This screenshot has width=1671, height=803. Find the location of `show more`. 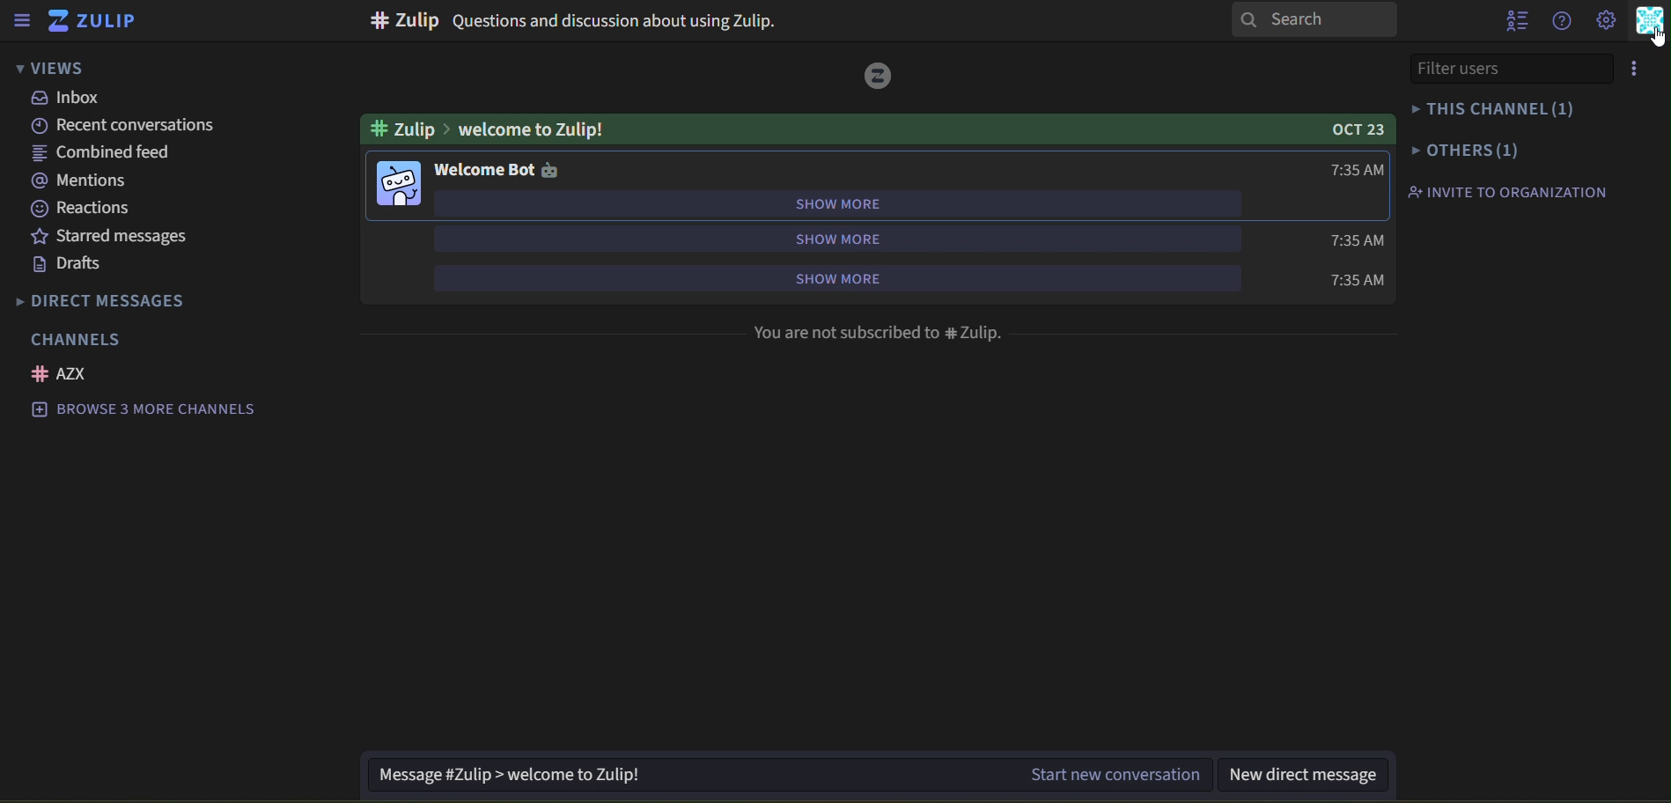

show more is located at coordinates (838, 203).